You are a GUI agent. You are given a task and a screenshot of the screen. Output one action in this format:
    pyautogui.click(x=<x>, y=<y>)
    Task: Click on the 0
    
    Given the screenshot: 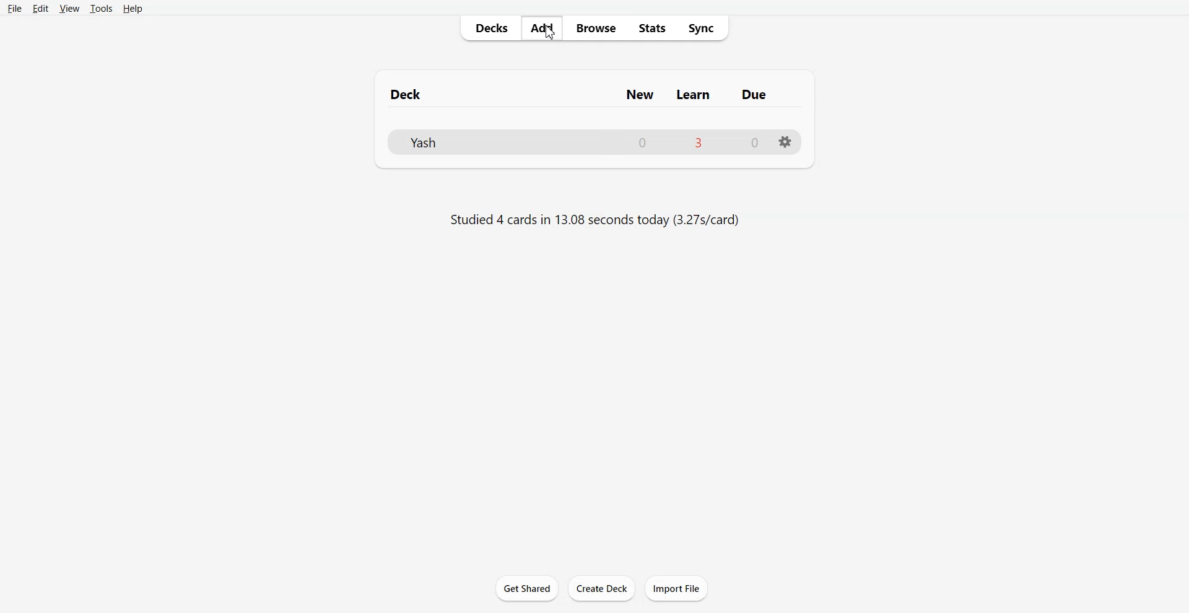 What is the action you would take?
    pyautogui.click(x=754, y=144)
    